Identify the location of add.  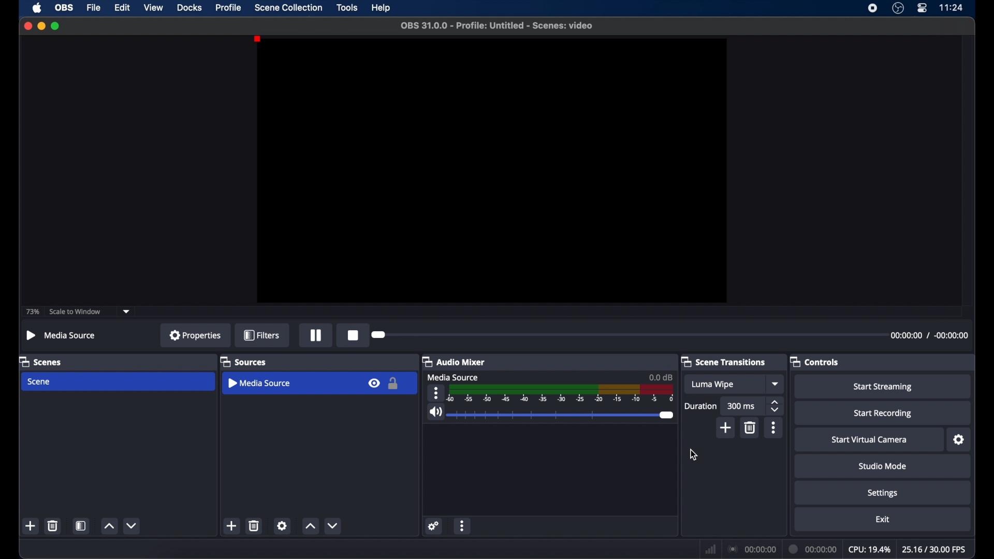
(230, 526).